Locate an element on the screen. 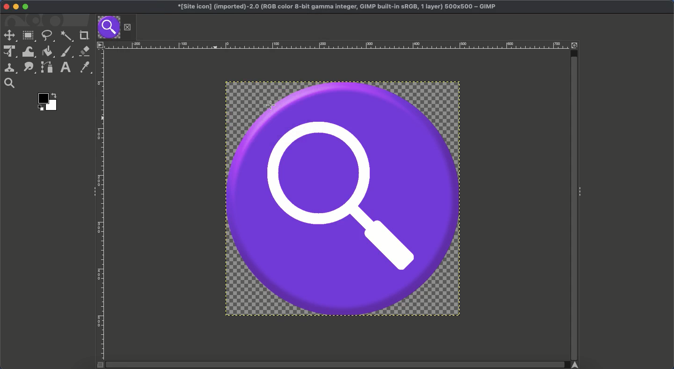 Image resolution: width=674 pixels, height=369 pixels. Collapse is located at coordinates (583, 192).